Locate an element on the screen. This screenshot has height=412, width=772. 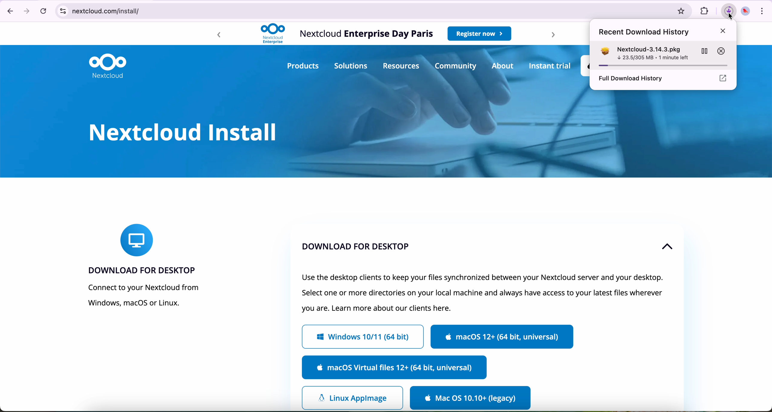
download for desktop is located at coordinates (141, 269).